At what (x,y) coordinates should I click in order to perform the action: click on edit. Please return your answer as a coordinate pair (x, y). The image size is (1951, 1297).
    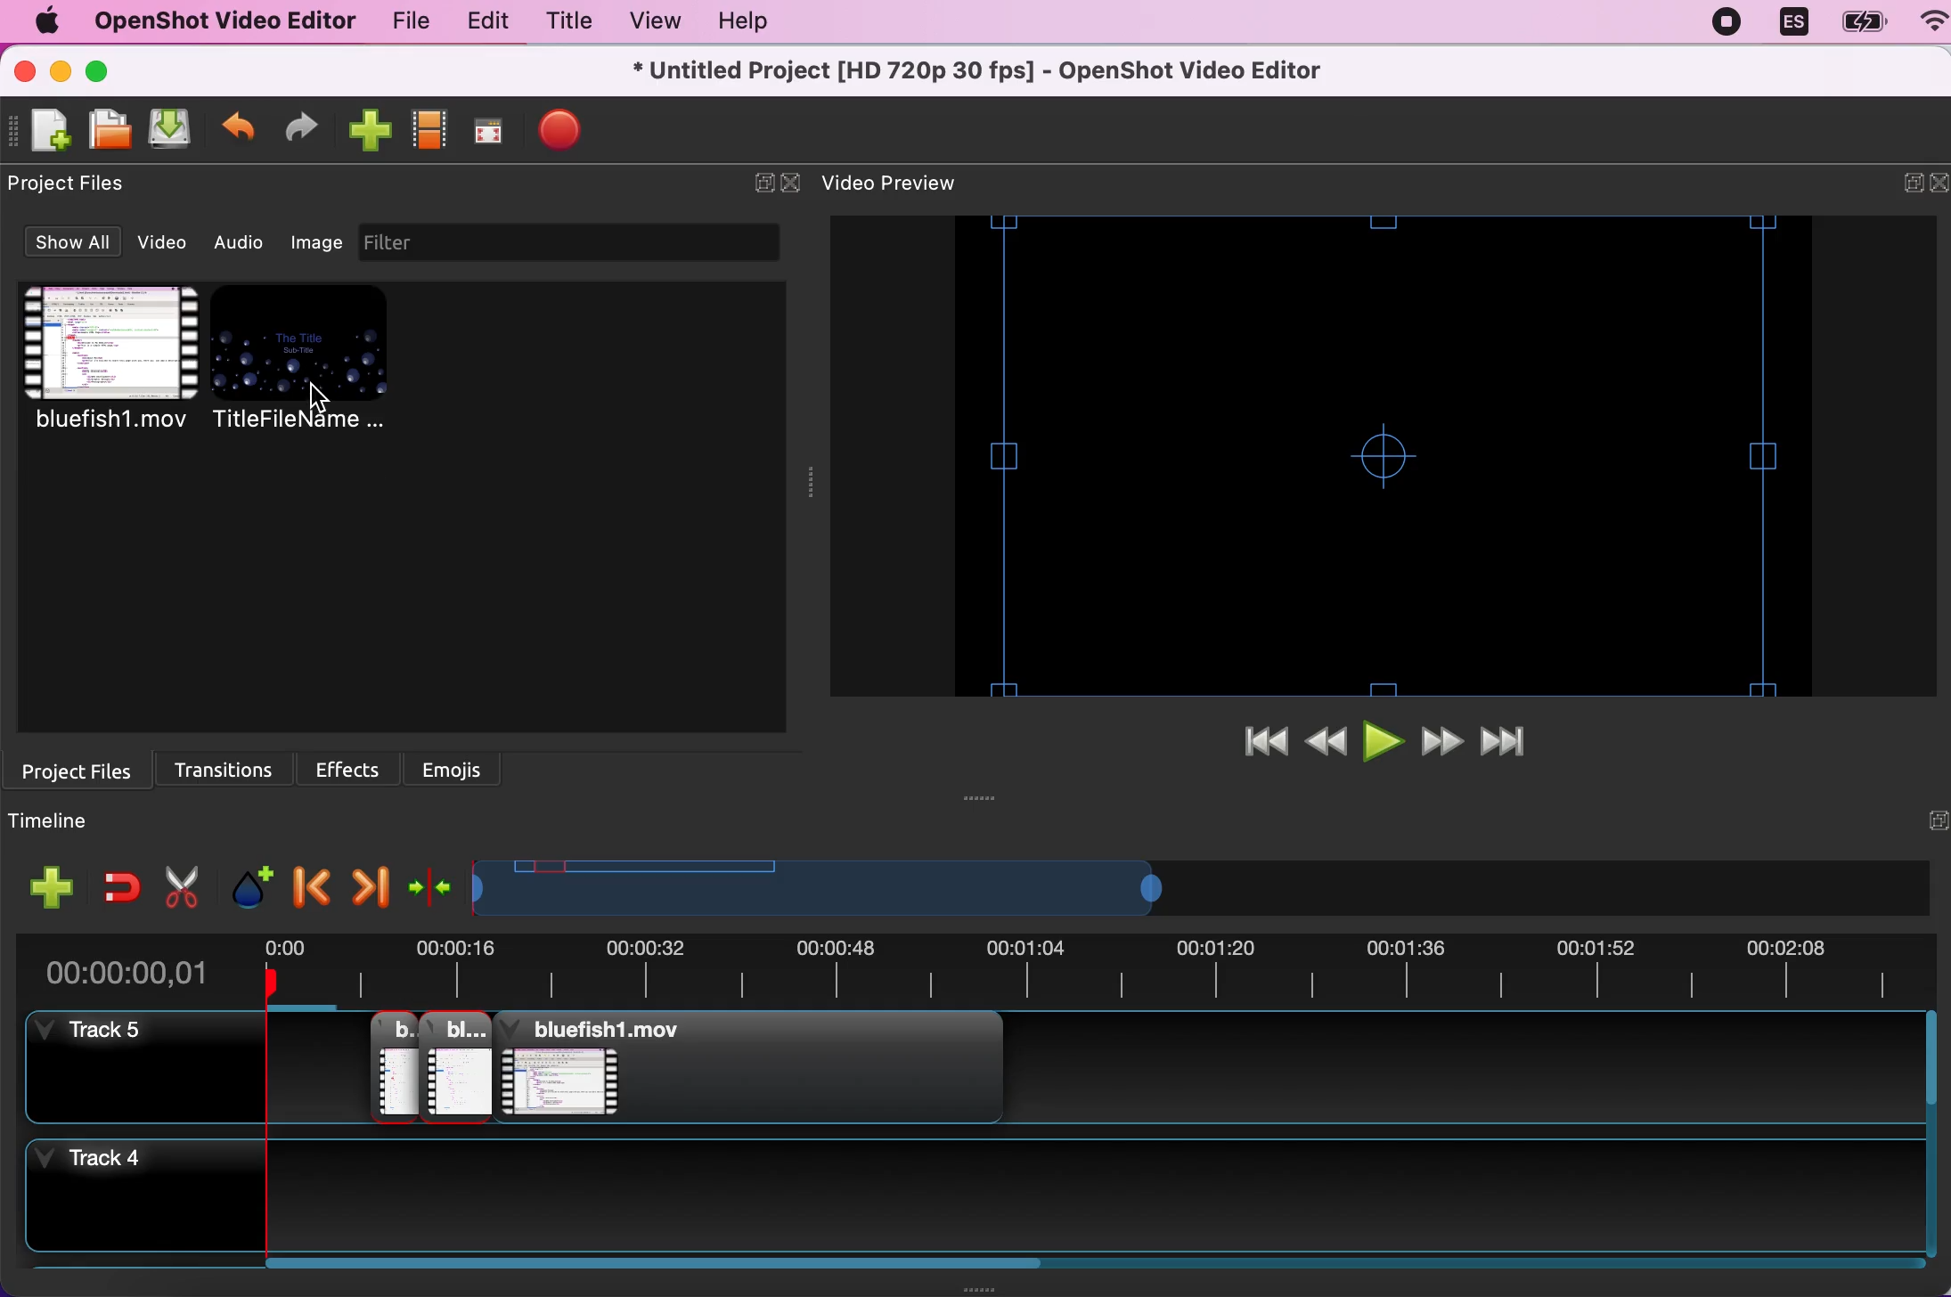
    Looking at the image, I should click on (483, 22).